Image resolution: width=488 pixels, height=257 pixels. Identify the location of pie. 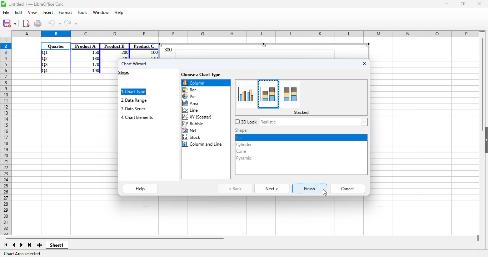
(189, 96).